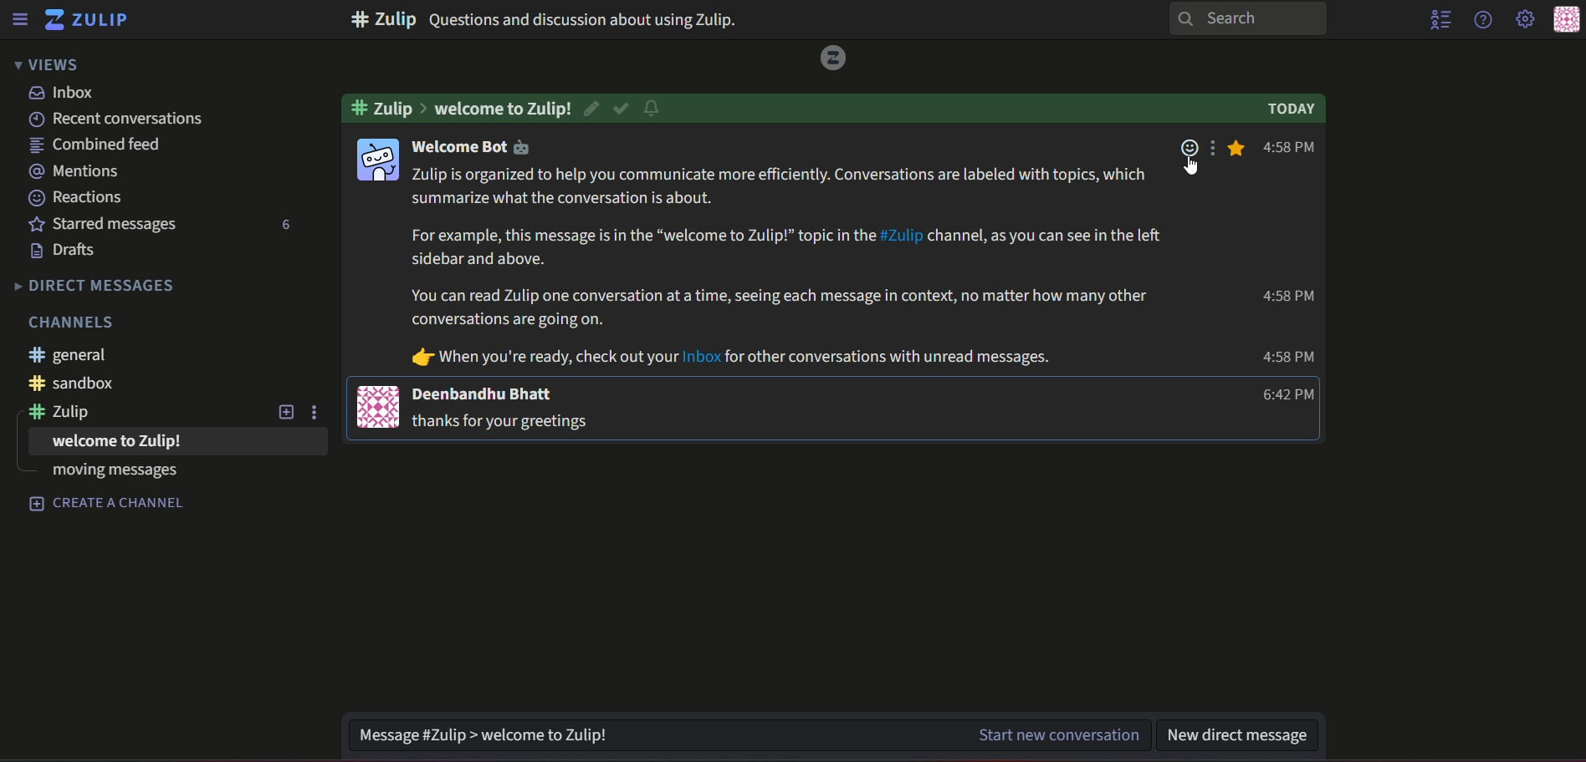  Describe the element at coordinates (108, 225) in the screenshot. I see `Starred Messages` at that location.